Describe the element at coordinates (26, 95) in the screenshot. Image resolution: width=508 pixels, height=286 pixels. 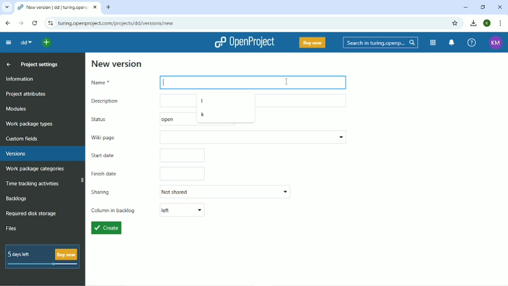
I see `Project attributes` at that location.